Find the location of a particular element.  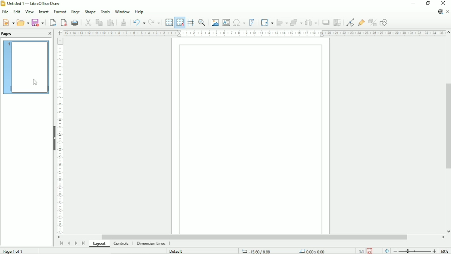

Dimension lines is located at coordinates (151, 244).